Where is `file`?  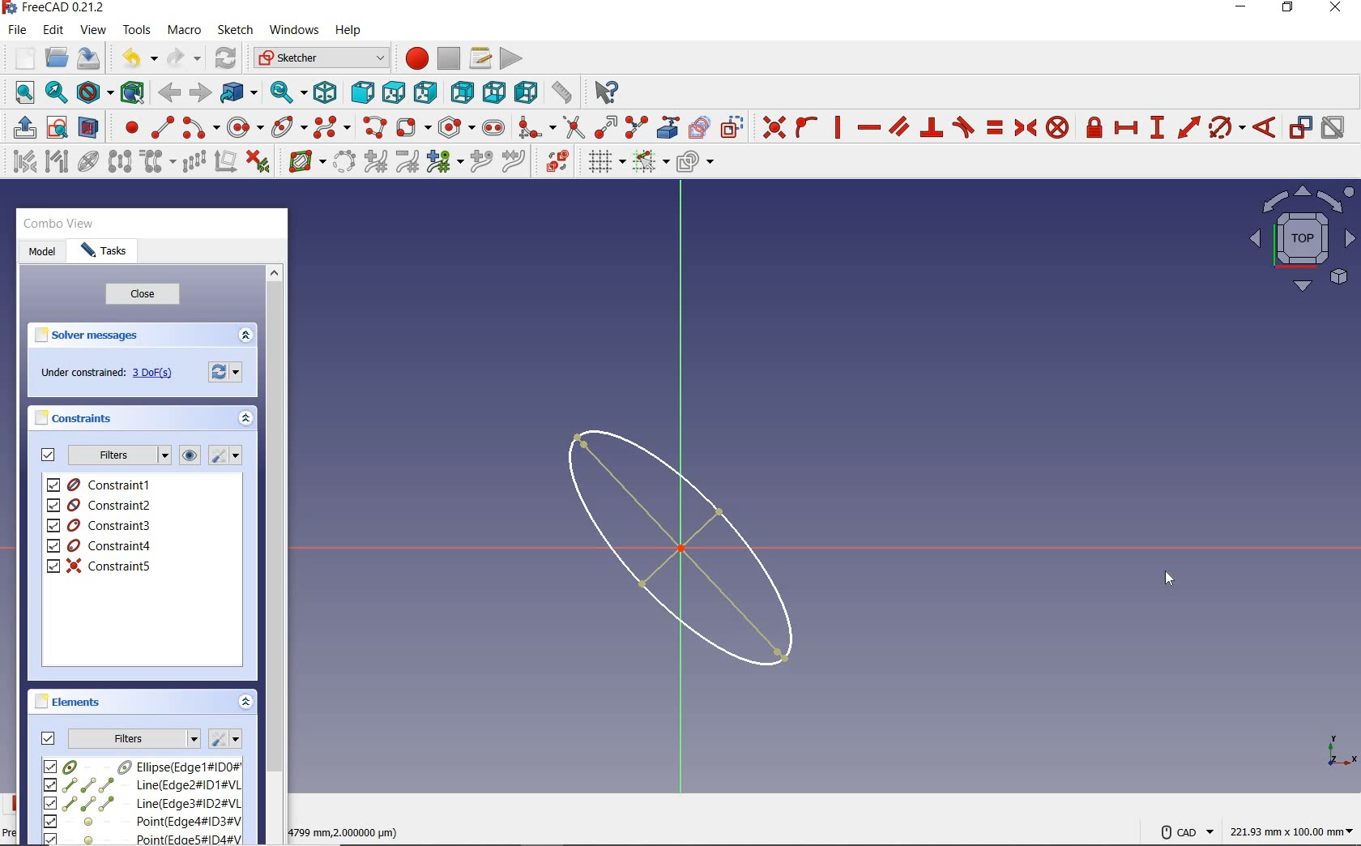
file is located at coordinates (17, 30).